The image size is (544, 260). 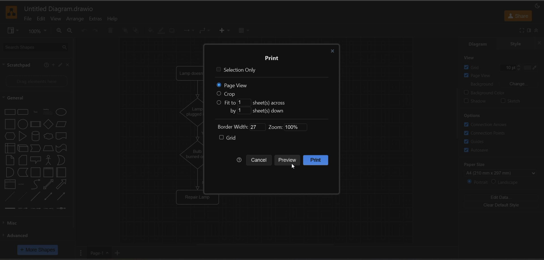 What do you see at coordinates (476, 182) in the screenshot?
I see `portrait` at bounding box center [476, 182].